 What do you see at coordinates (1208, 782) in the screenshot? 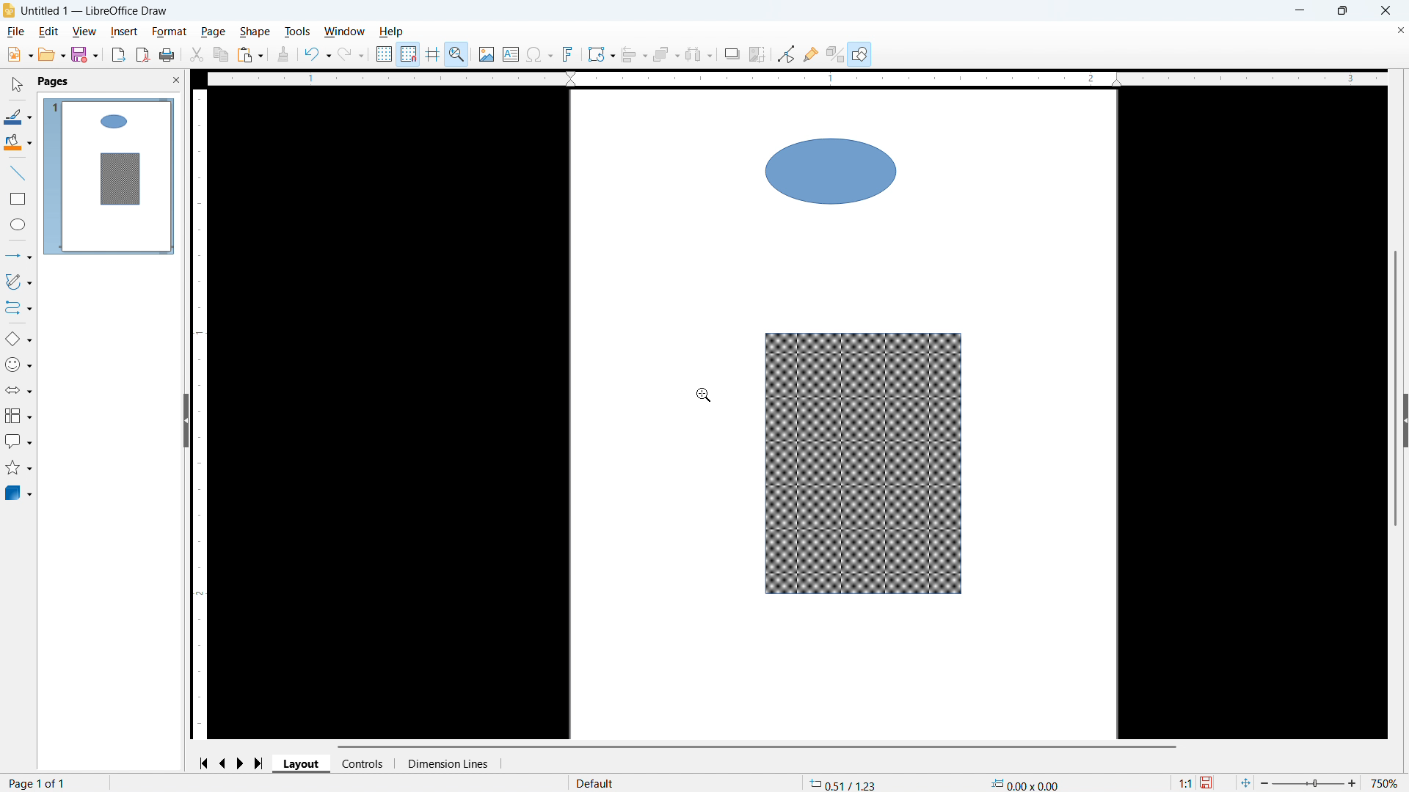
I see `save ` at bounding box center [1208, 782].